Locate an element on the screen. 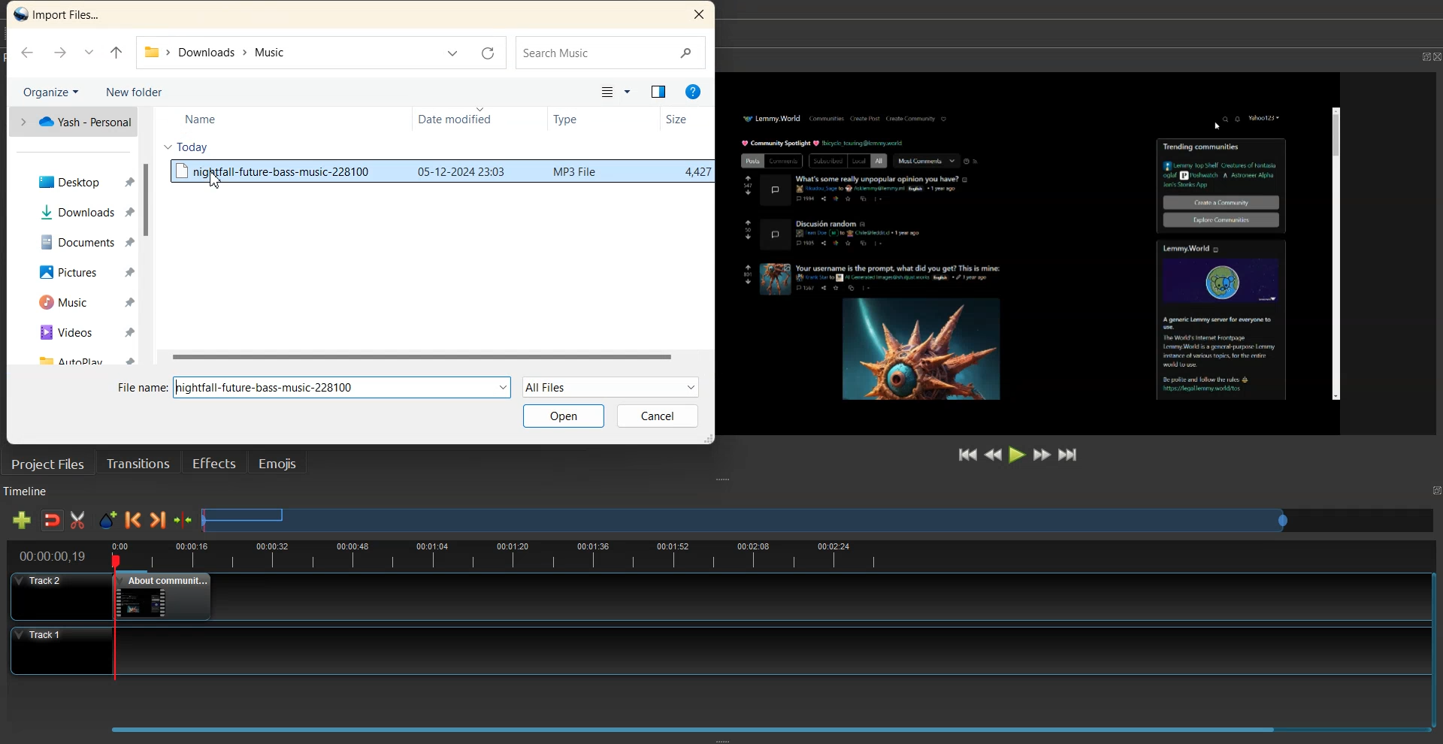  Show the preview option is located at coordinates (659, 92).